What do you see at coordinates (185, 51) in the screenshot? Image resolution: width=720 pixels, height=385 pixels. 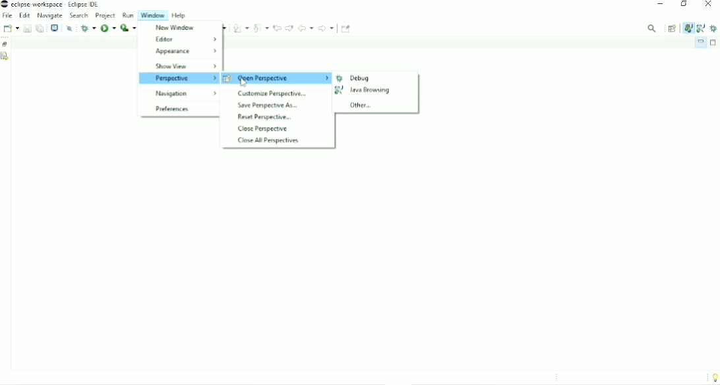 I see `Appearance` at bounding box center [185, 51].